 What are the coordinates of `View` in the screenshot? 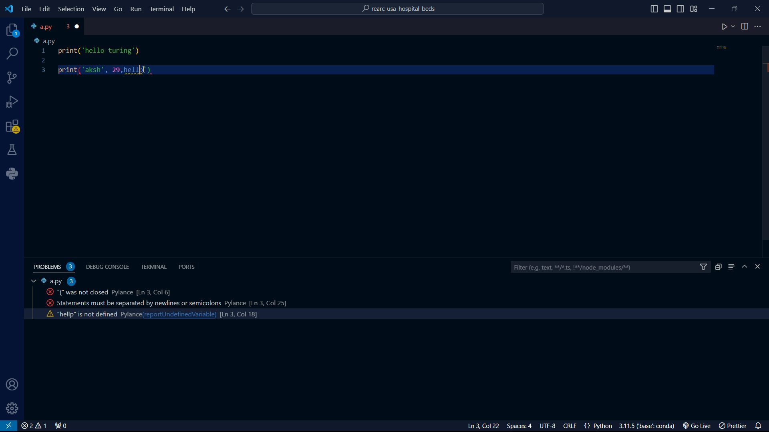 It's located at (100, 9).